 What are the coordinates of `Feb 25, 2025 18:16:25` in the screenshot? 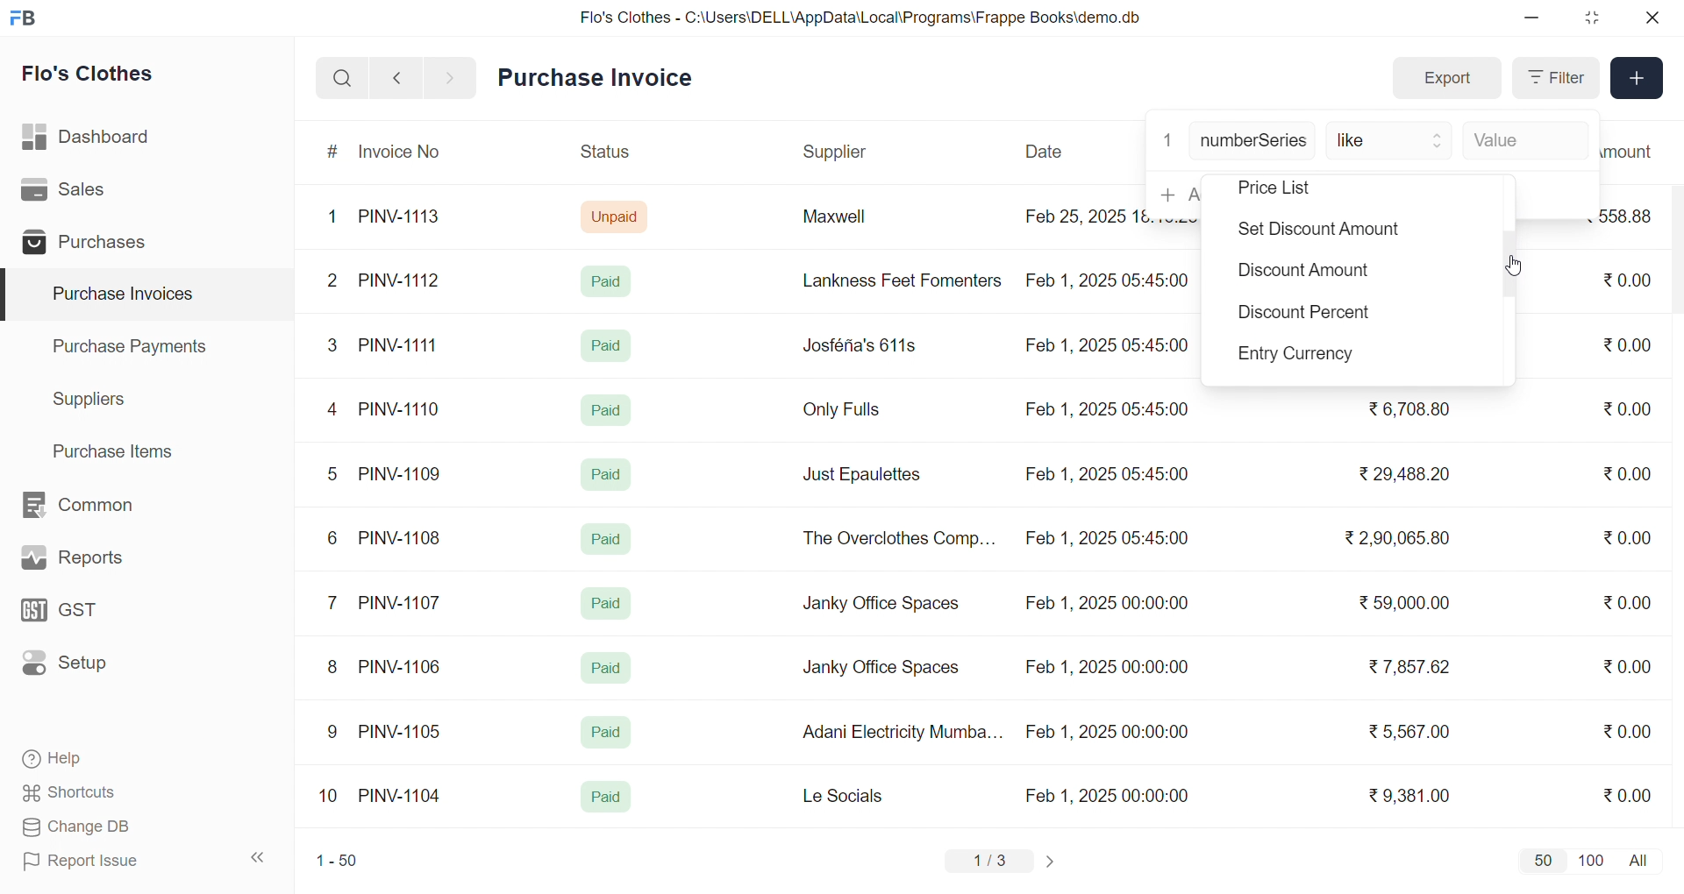 It's located at (1082, 216).